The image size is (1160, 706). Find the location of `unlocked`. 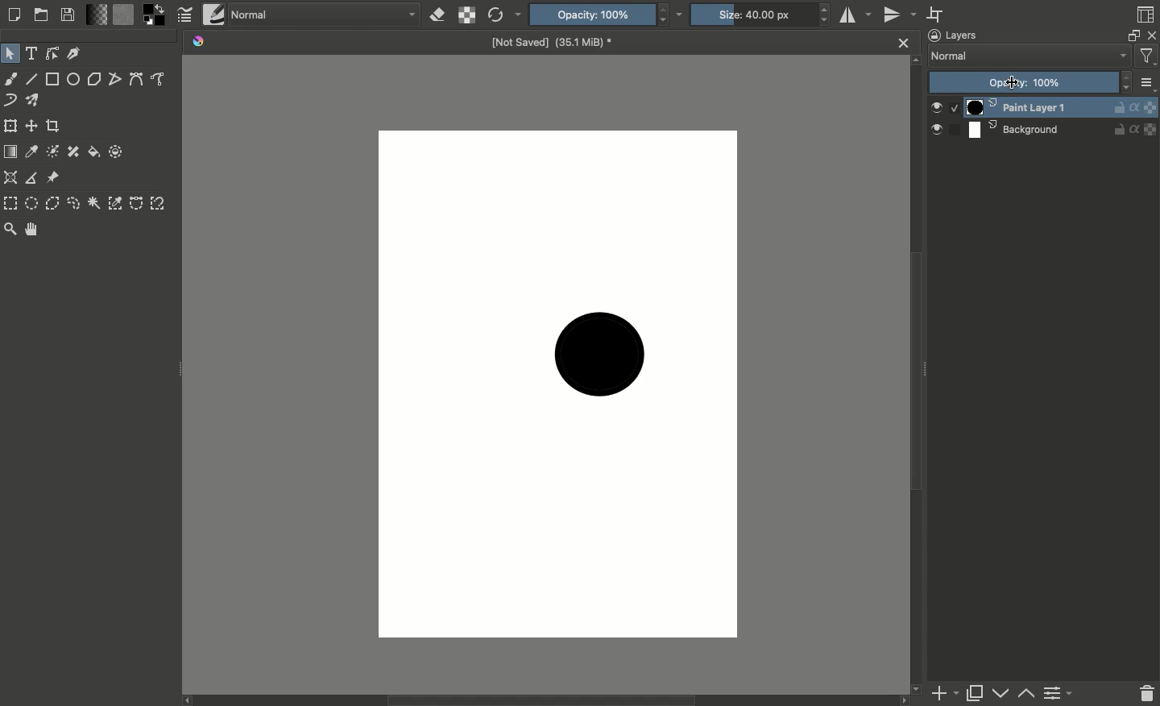

unlocked is located at coordinates (1119, 129).